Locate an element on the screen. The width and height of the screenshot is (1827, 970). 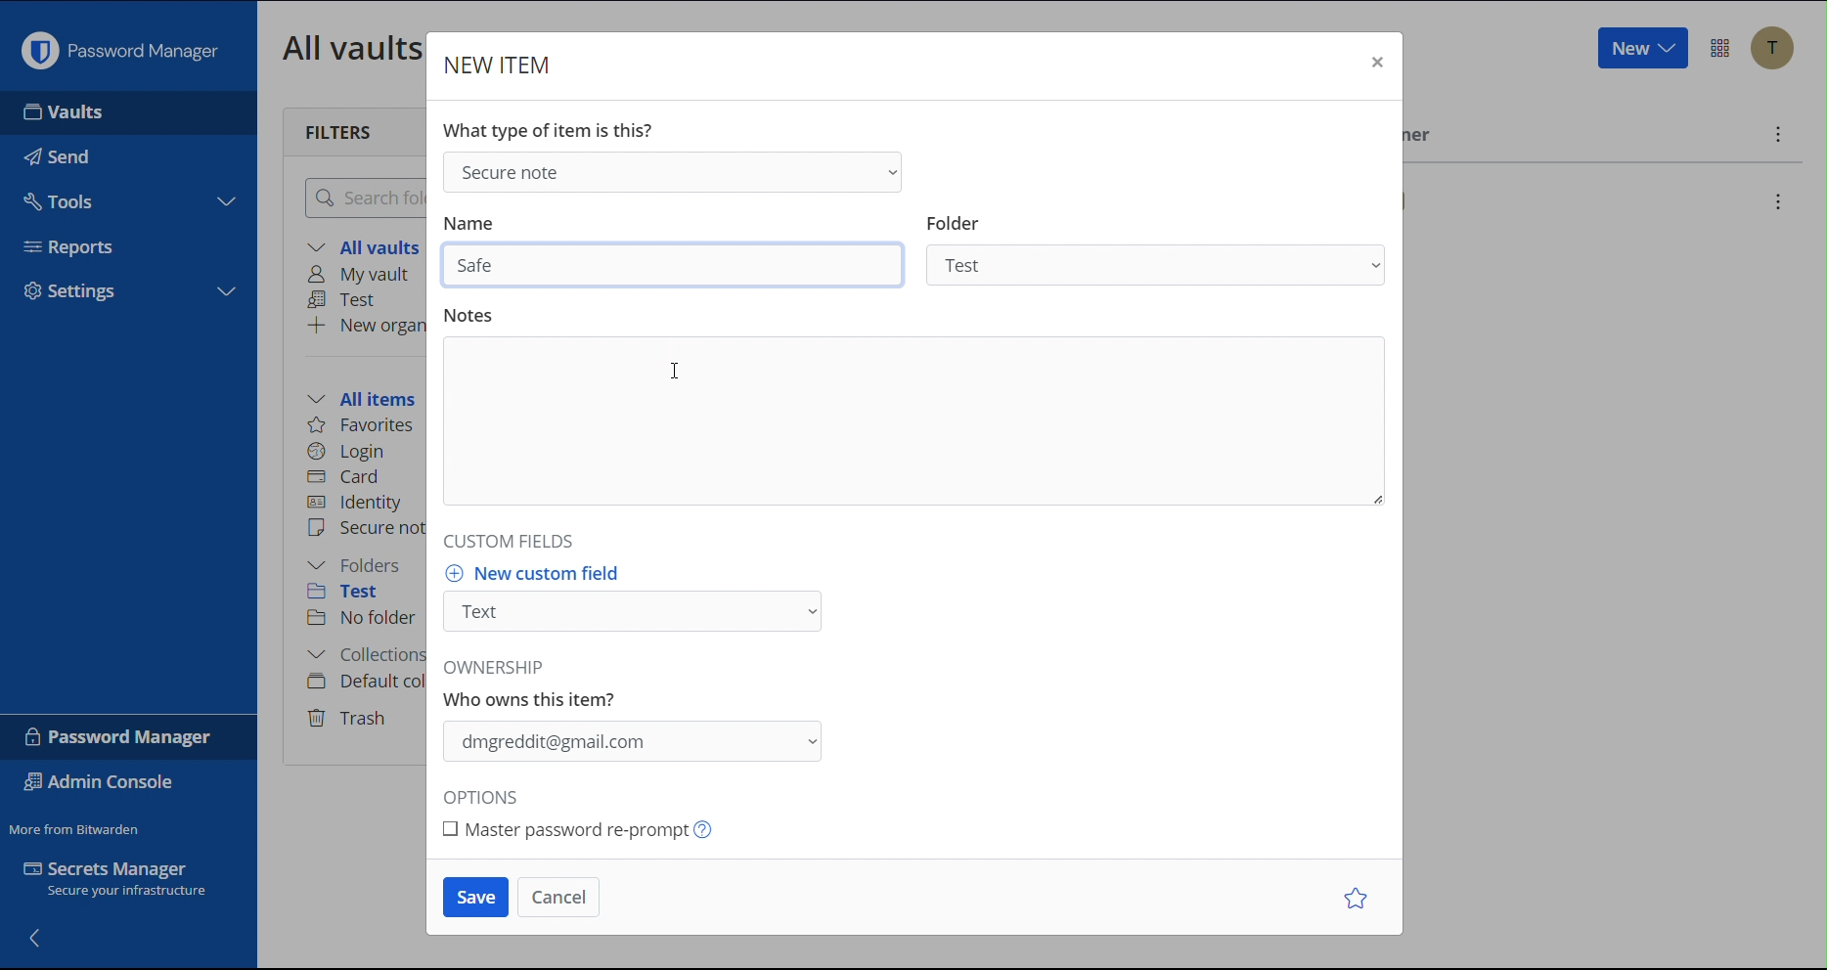
Cancel is located at coordinates (558, 897).